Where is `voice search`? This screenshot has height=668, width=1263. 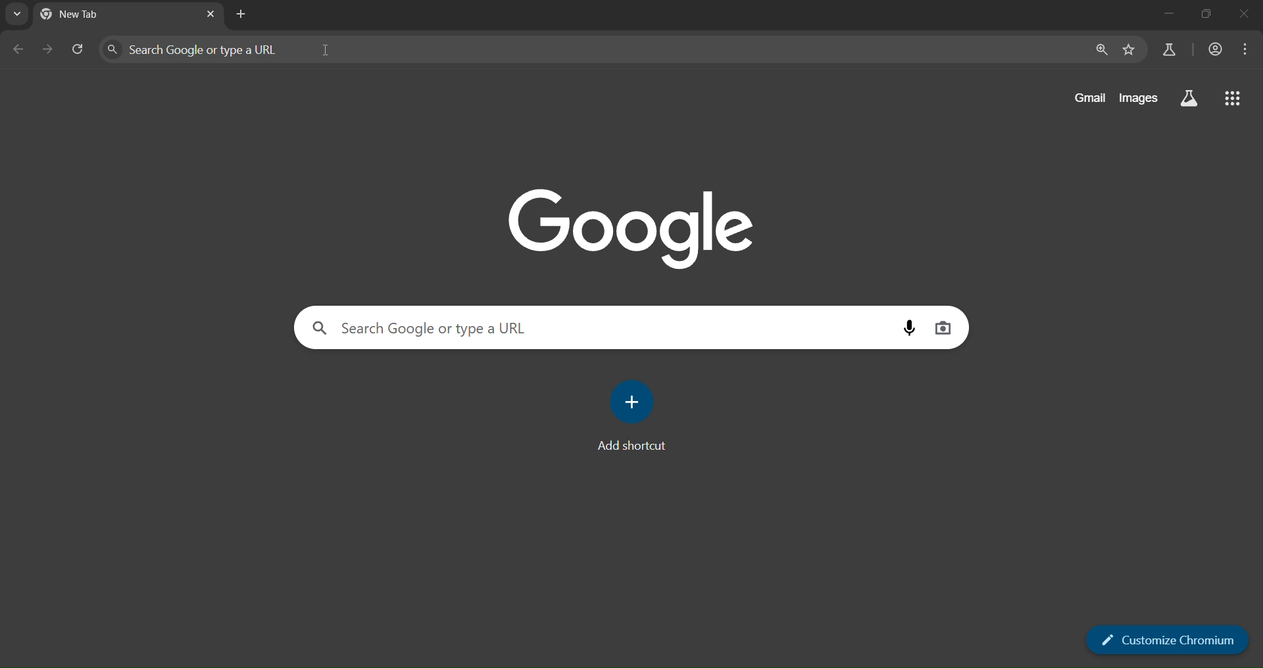 voice search is located at coordinates (913, 326).